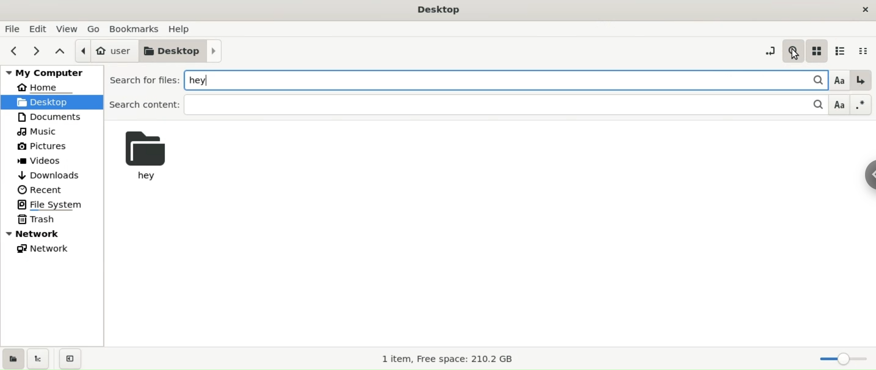 This screenshot has width=876, height=370. What do you see at coordinates (102, 51) in the screenshot?
I see `user` at bounding box center [102, 51].